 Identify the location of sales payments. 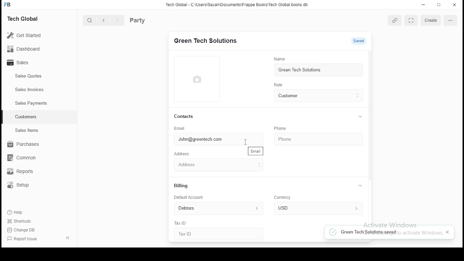
(30, 103).